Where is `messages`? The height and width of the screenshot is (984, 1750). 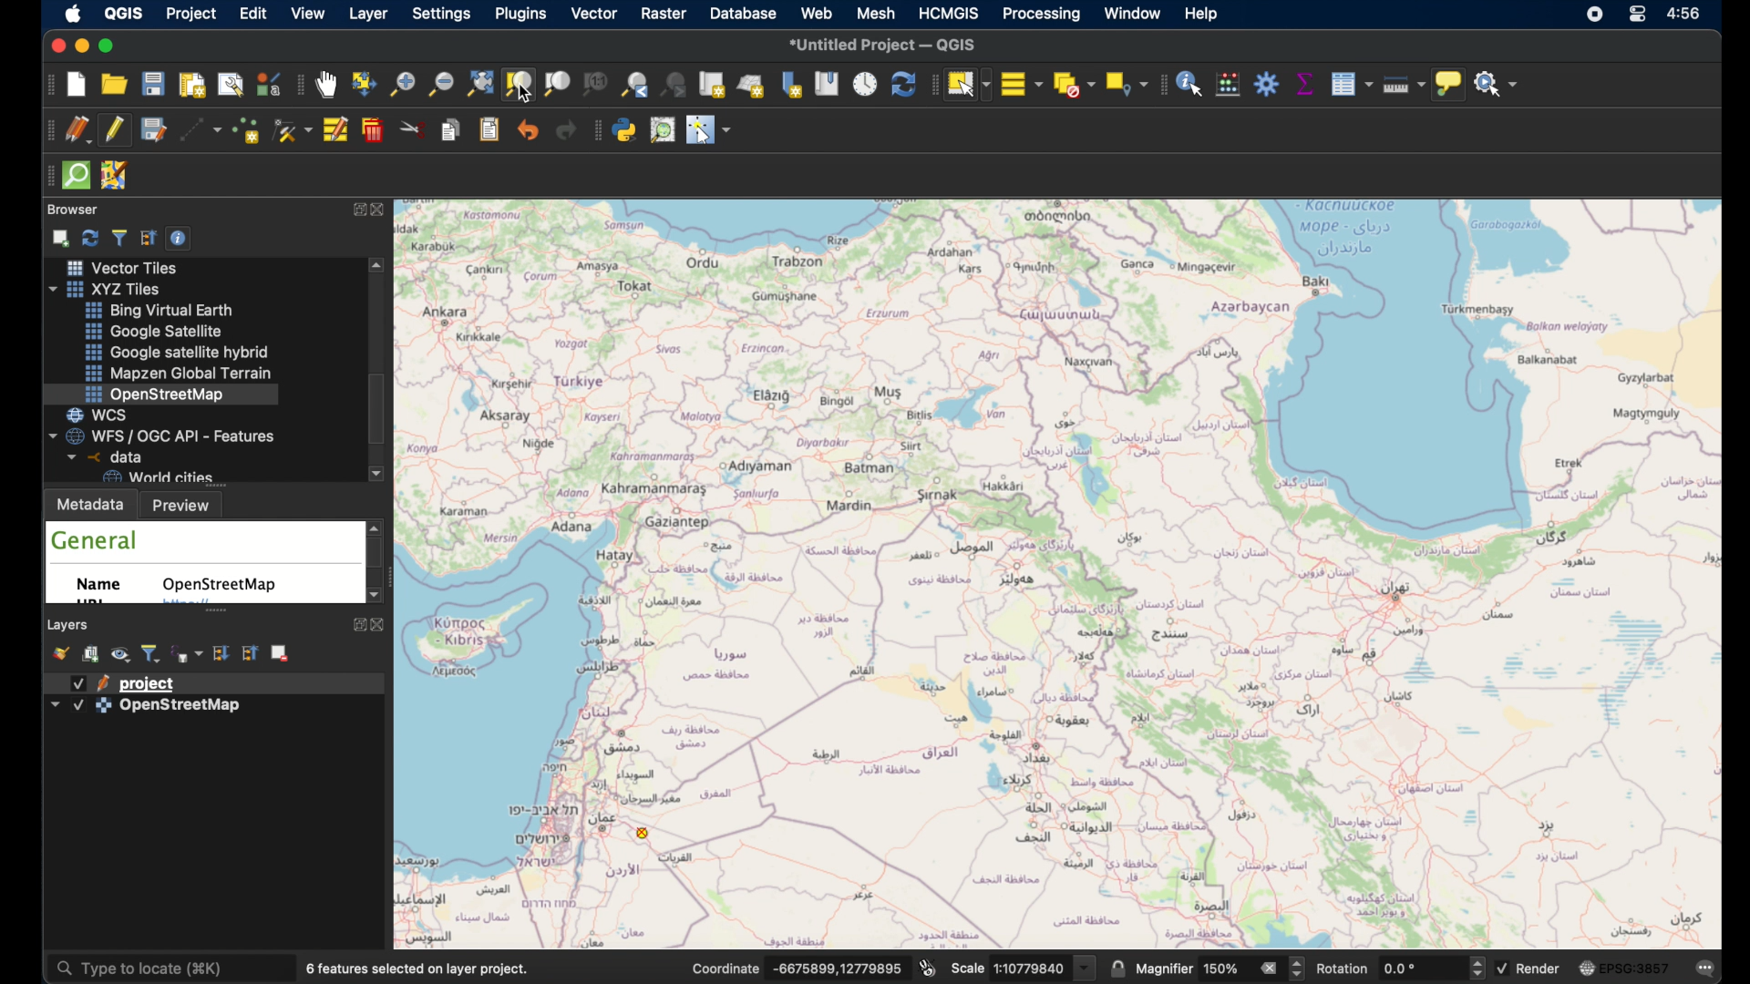
messages is located at coordinates (1705, 966).